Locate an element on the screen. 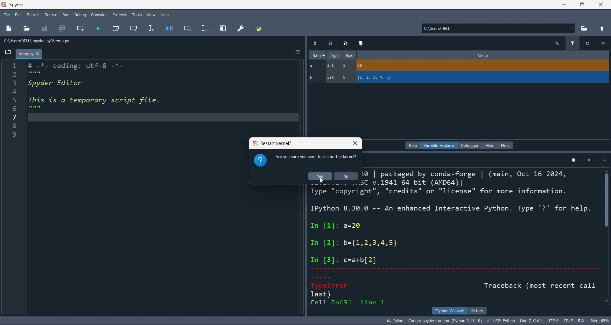 This screenshot has height=325, width=611. save is located at coordinates (346, 44).